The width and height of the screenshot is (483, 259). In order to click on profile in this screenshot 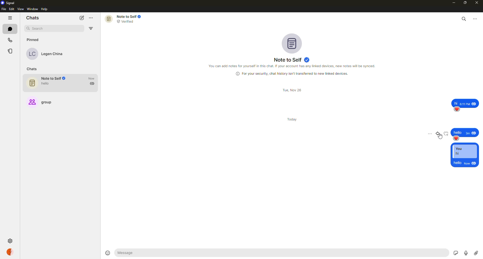, I will do `click(12, 252)`.